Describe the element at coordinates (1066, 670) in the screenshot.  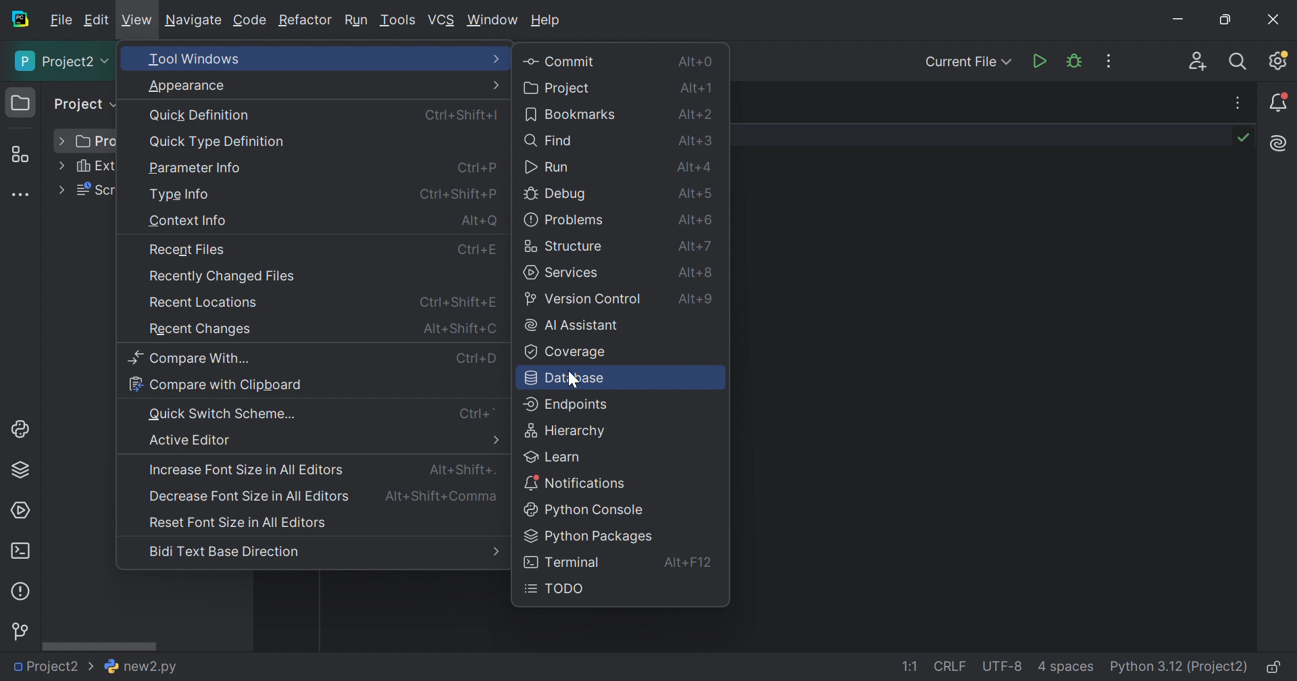
I see `4 spaces` at that location.